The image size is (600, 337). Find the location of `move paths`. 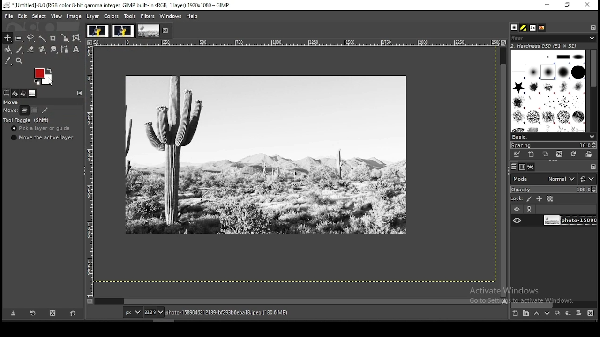

move paths is located at coordinates (45, 110).